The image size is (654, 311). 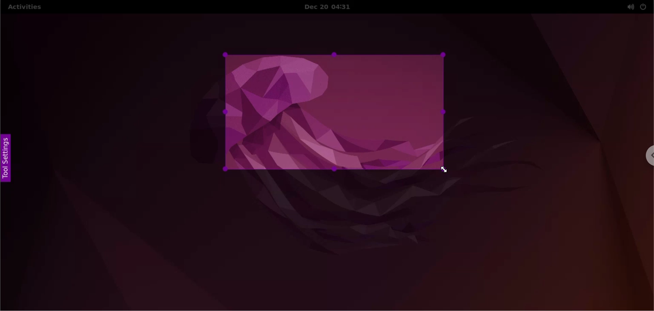 What do you see at coordinates (7, 161) in the screenshot?
I see `tool settings` at bounding box center [7, 161].